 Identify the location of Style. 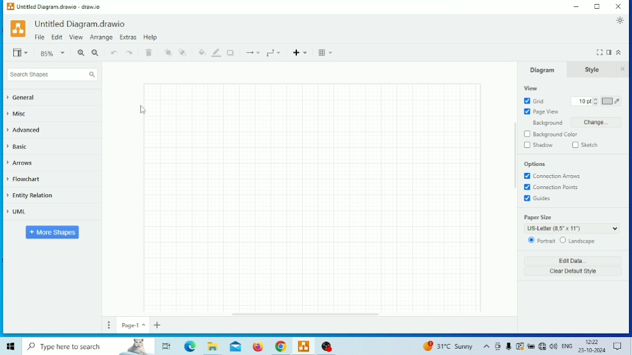
(591, 69).